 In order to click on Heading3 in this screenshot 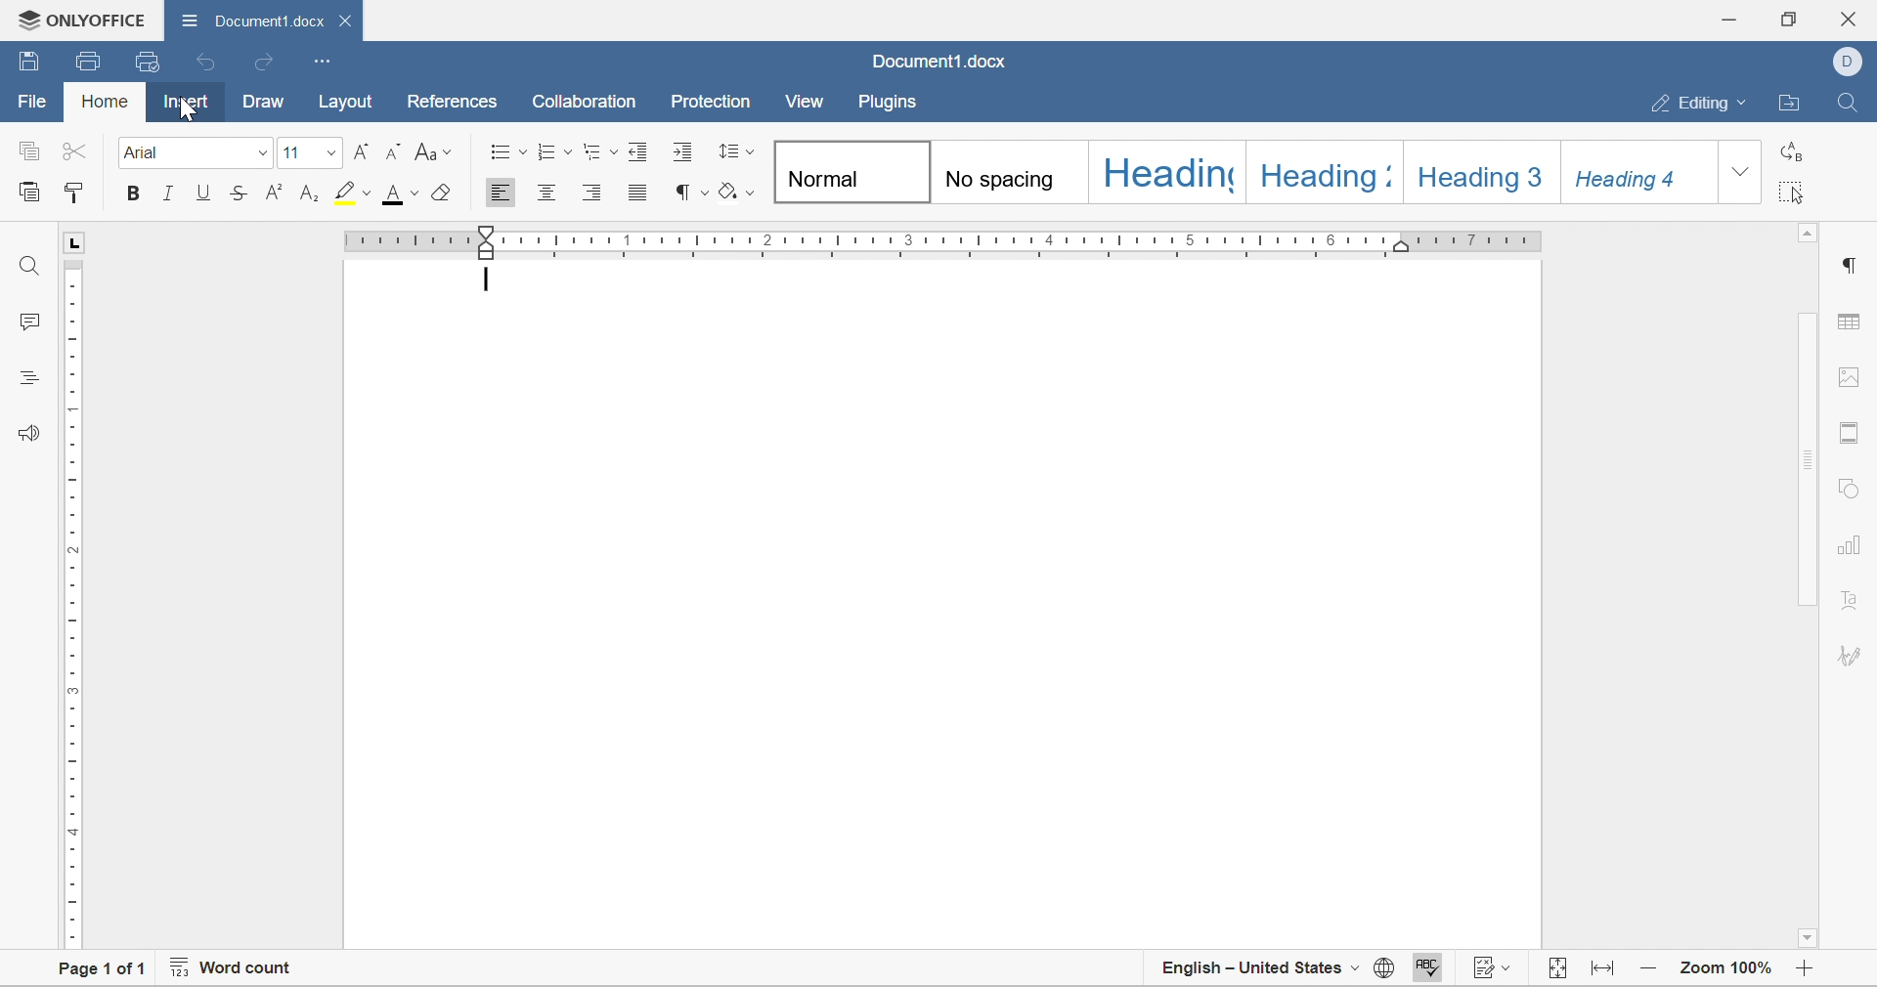, I will do `click(1486, 175)`.